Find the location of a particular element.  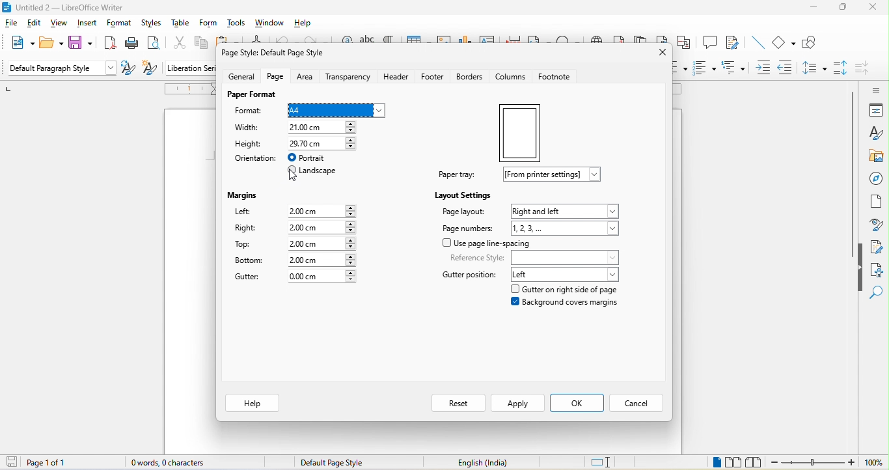

footnote is located at coordinates (556, 77).